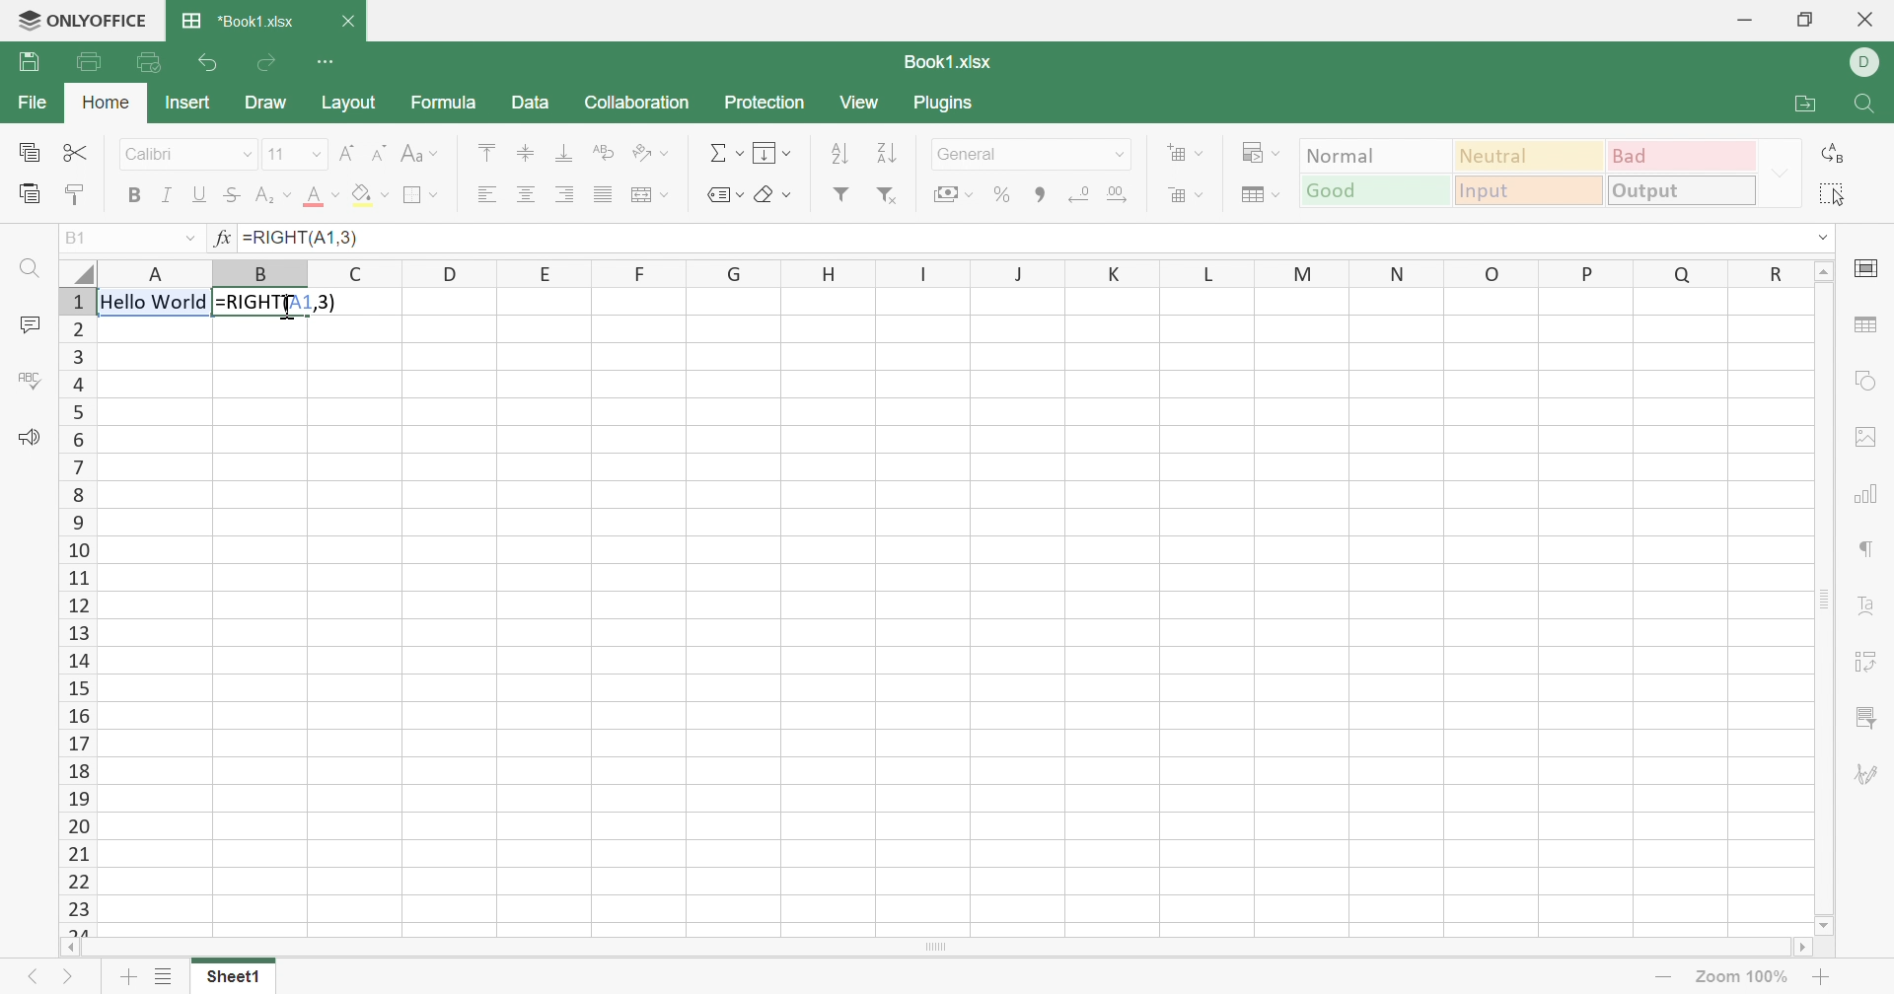  What do you see at coordinates (231, 981) in the screenshot?
I see `Sheet1` at bounding box center [231, 981].